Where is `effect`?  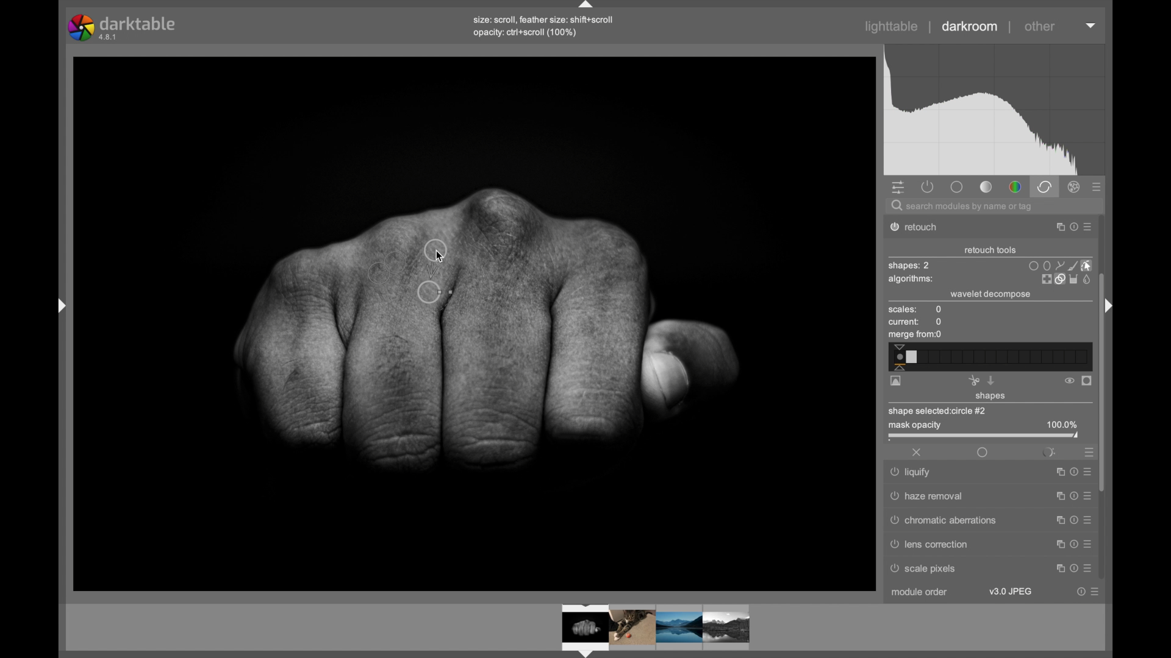 effect is located at coordinates (1075, 187).